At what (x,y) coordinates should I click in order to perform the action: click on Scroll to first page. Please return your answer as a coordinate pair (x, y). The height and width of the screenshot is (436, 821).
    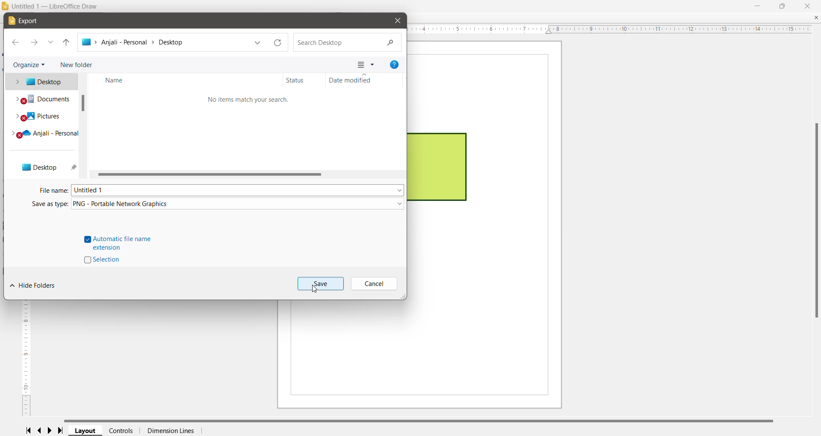
    Looking at the image, I should click on (28, 430).